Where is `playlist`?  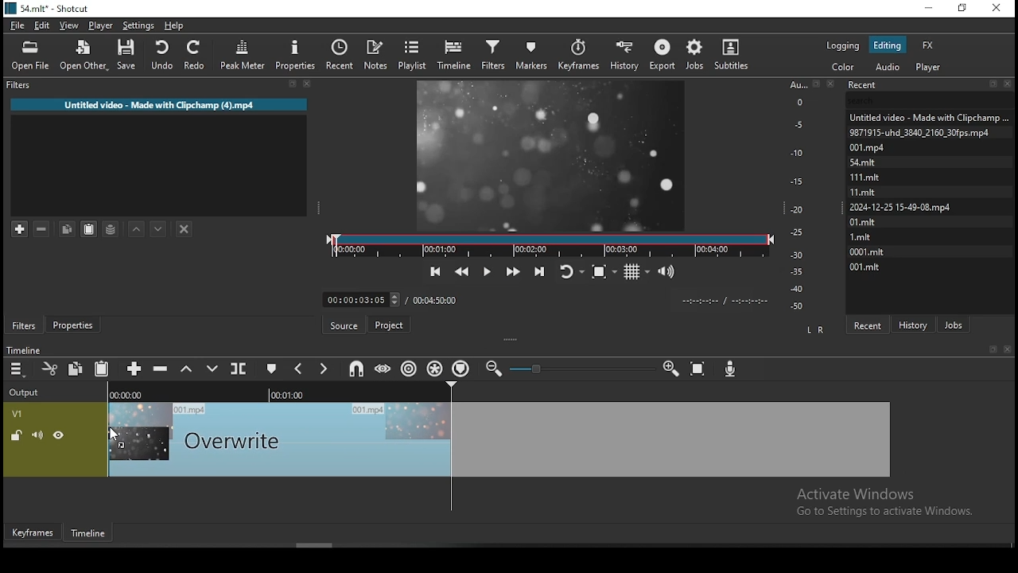
playlist is located at coordinates (412, 56).